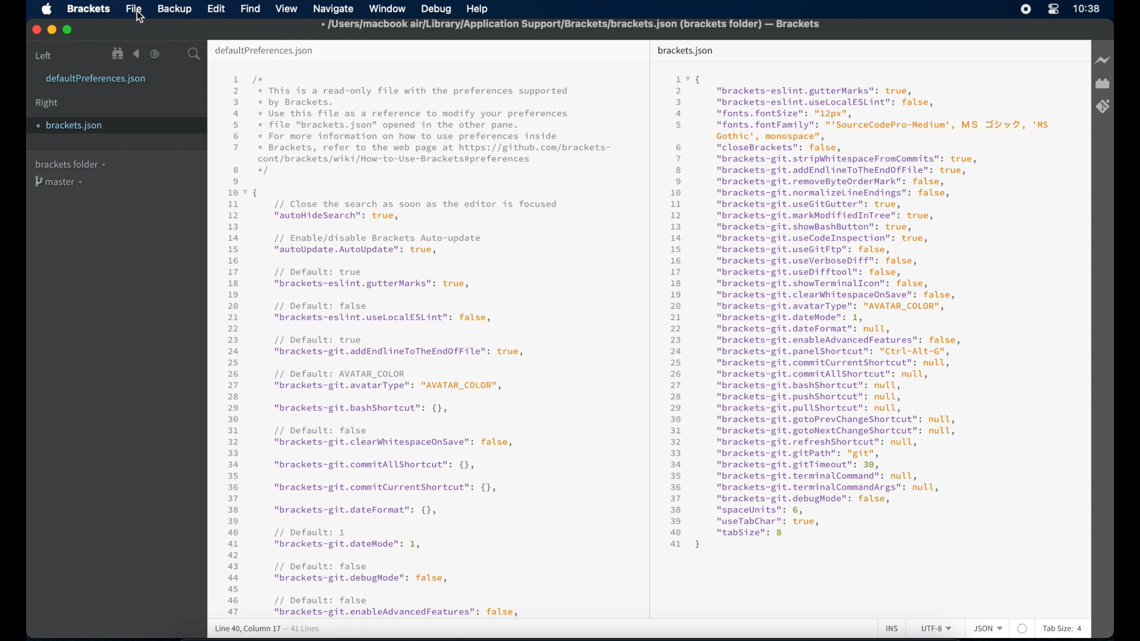 This screenshot has width=1140, height=641. What do you see at coordinates (216, 8) in the screenshot?
I see `edit` at bounding box center [216, 8].